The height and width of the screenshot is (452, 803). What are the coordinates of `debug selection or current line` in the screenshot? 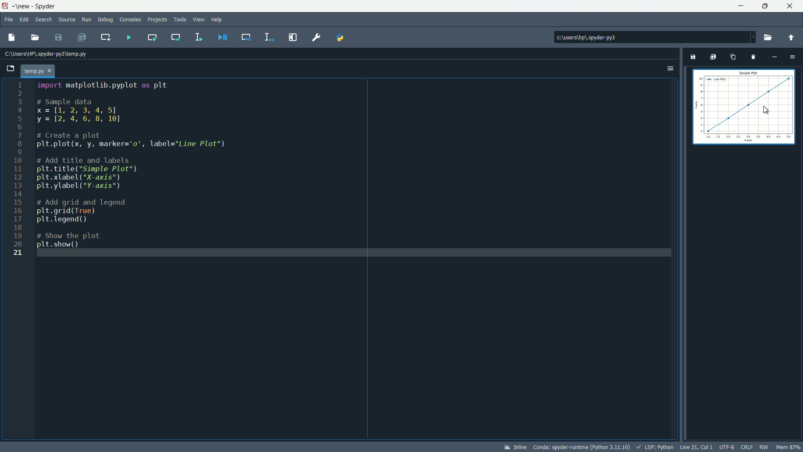 It's located at (269, 37).